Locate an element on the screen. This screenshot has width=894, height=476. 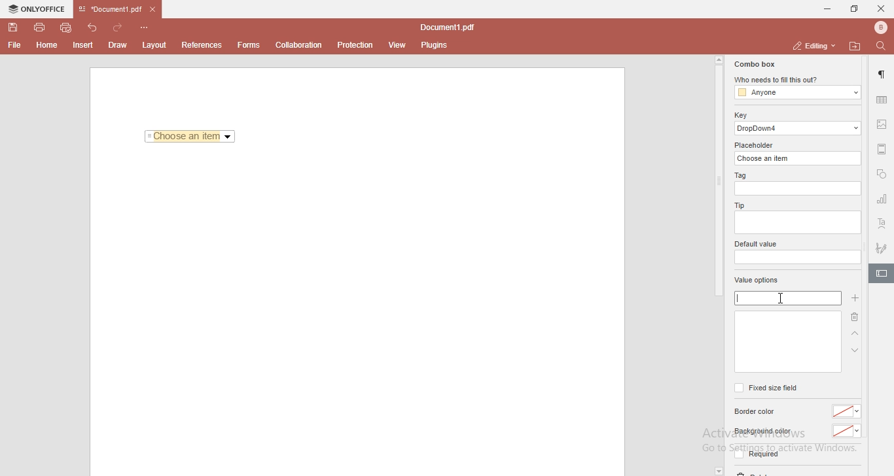
quick print is located at coordinates (67, 27).